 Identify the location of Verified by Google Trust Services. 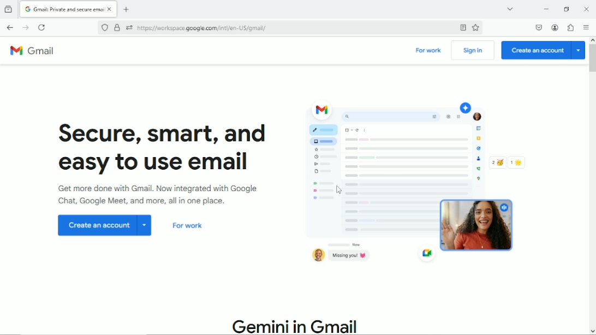
(117, 28).